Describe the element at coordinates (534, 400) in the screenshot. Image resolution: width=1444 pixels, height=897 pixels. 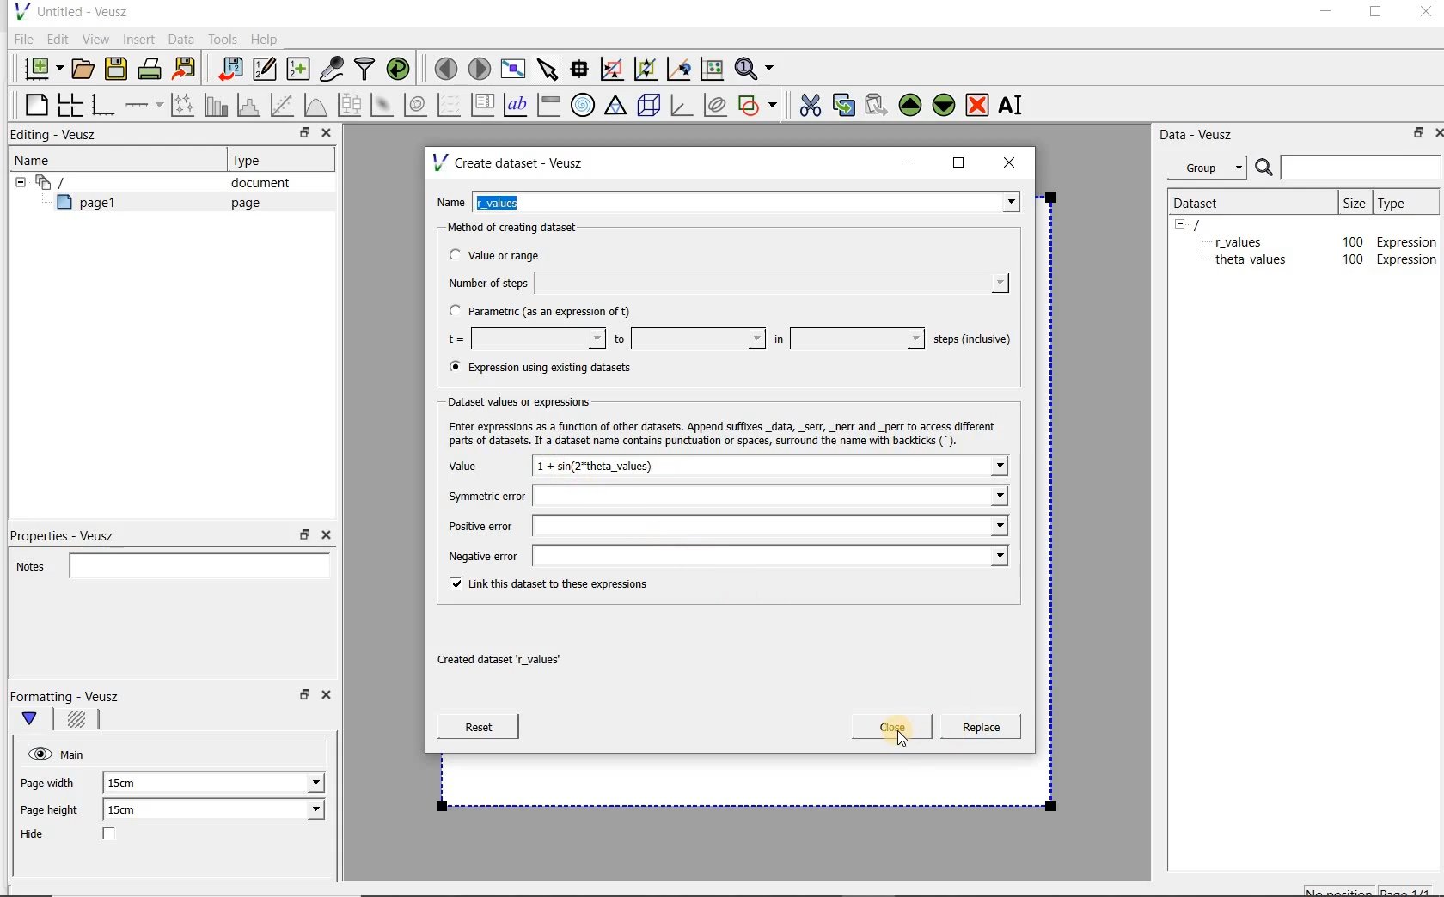
I see `Dataset values or expressions` at that location.